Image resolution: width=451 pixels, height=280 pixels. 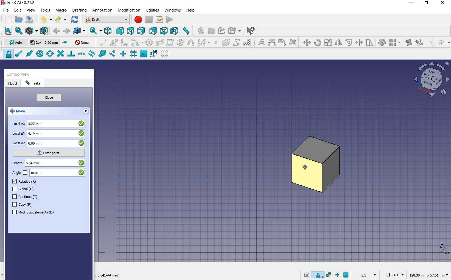 What do you see at coordinates (282, 42) in the screenshot?
I see `label` at bounding box center [282, 42].